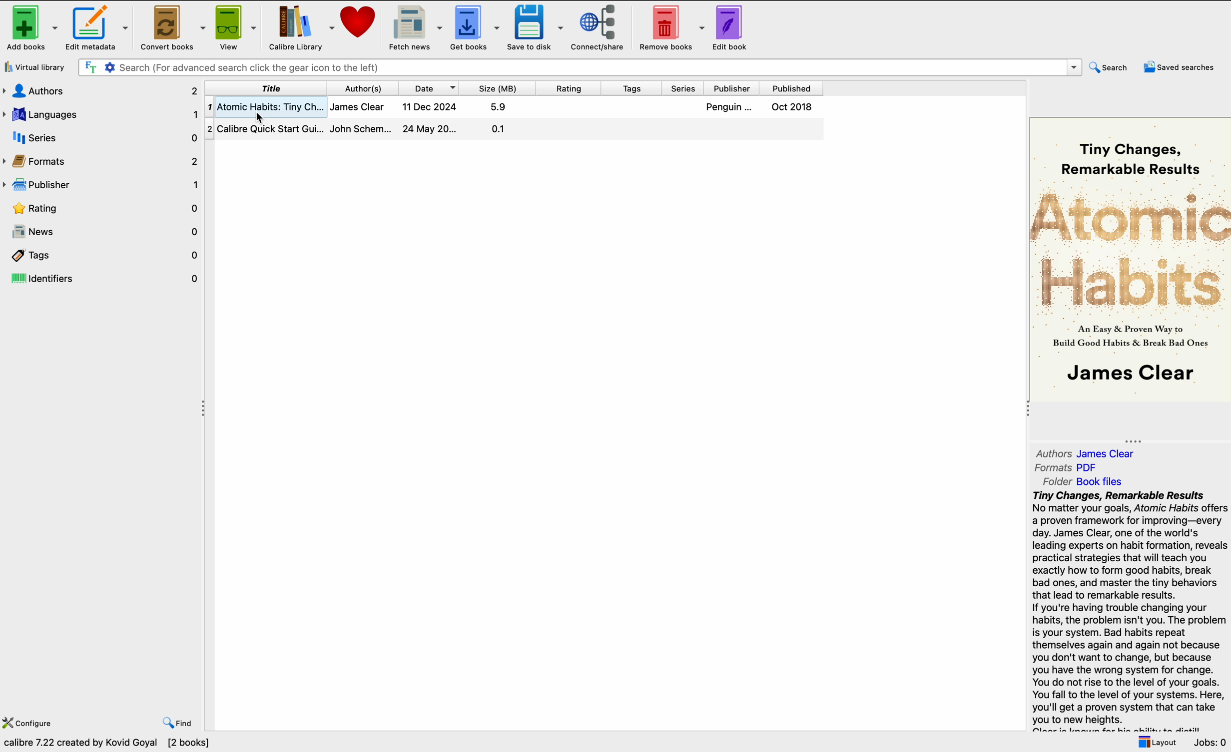 Image resolution: width=1231 pixels, height=752 pixels. Describe the element at coordinates (514, 129) in the screenshot. I see `second book` at that location.